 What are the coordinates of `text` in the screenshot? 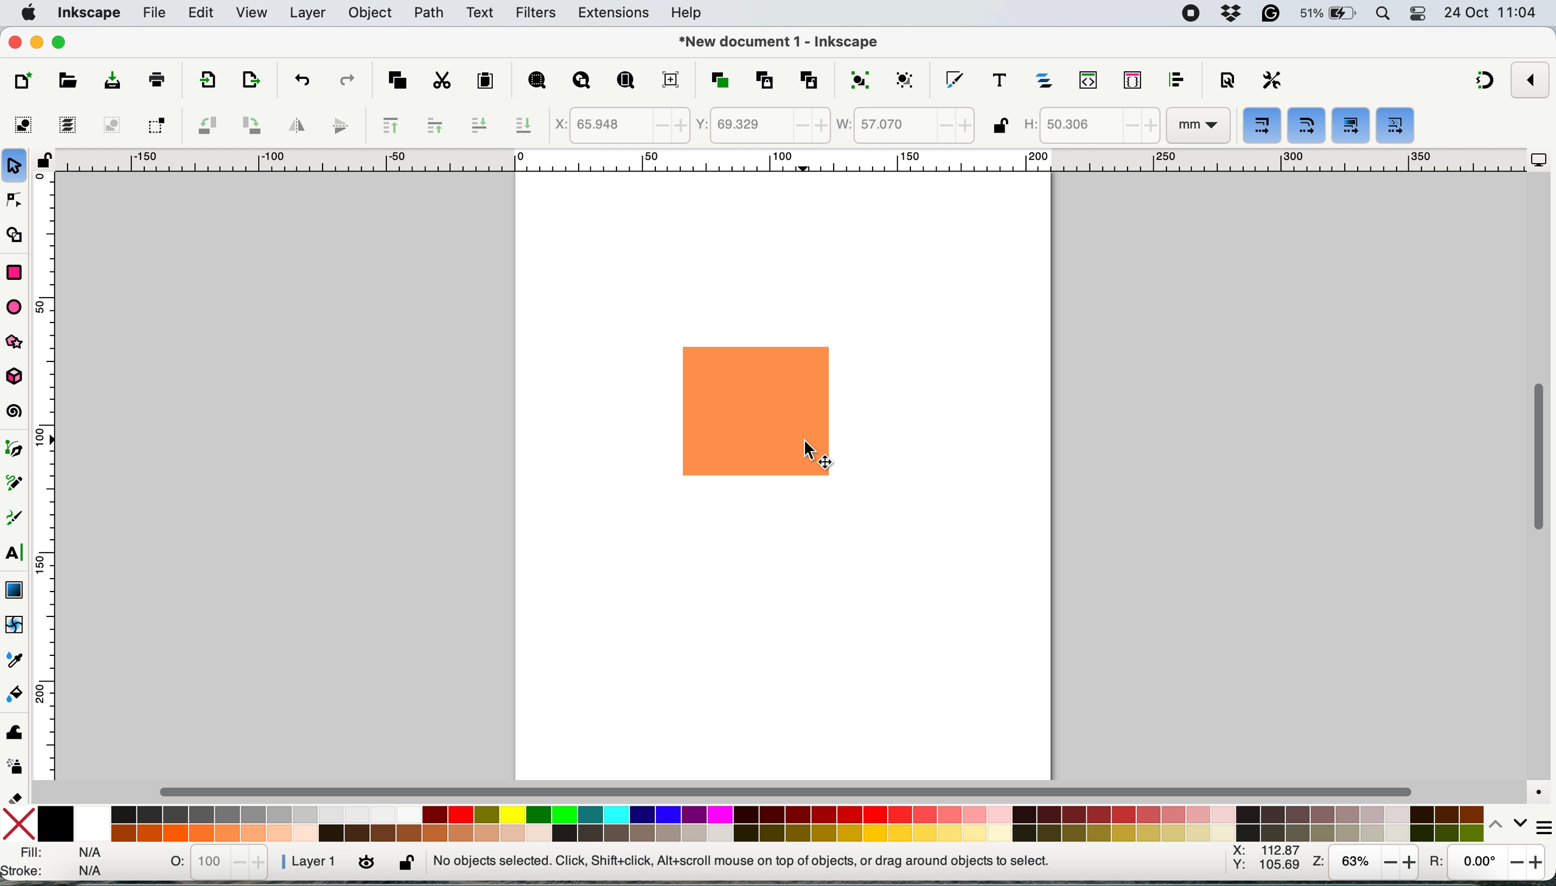 It's located at (481, 13).